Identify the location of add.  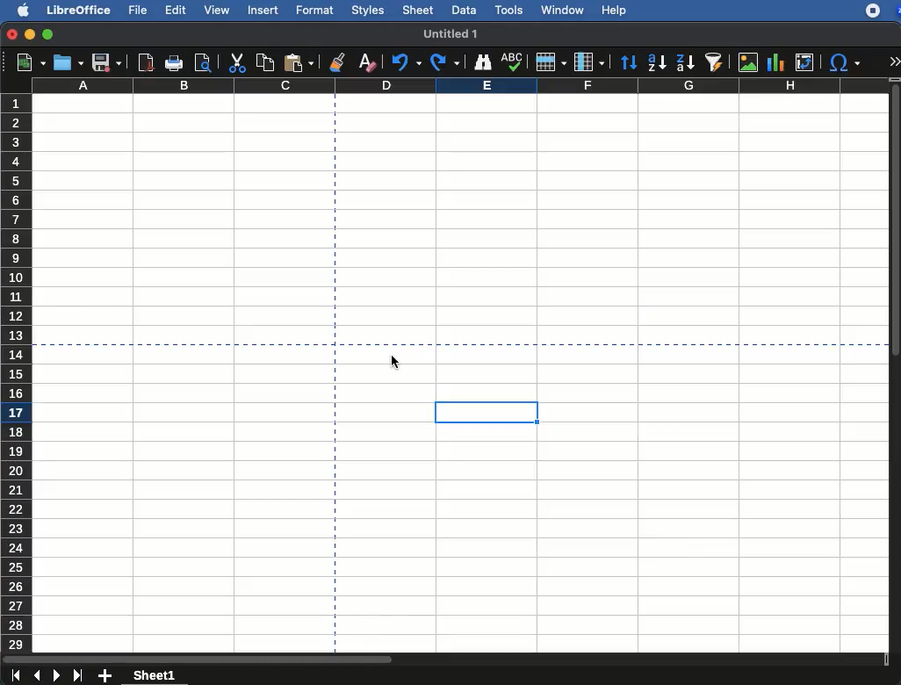
(107, 676).